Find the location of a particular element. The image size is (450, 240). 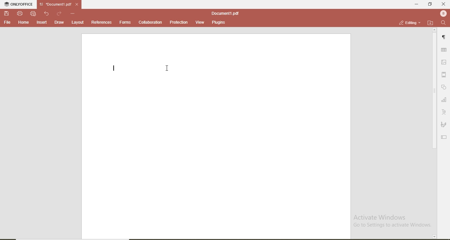

collaboration is located at coordinates (151, 22).